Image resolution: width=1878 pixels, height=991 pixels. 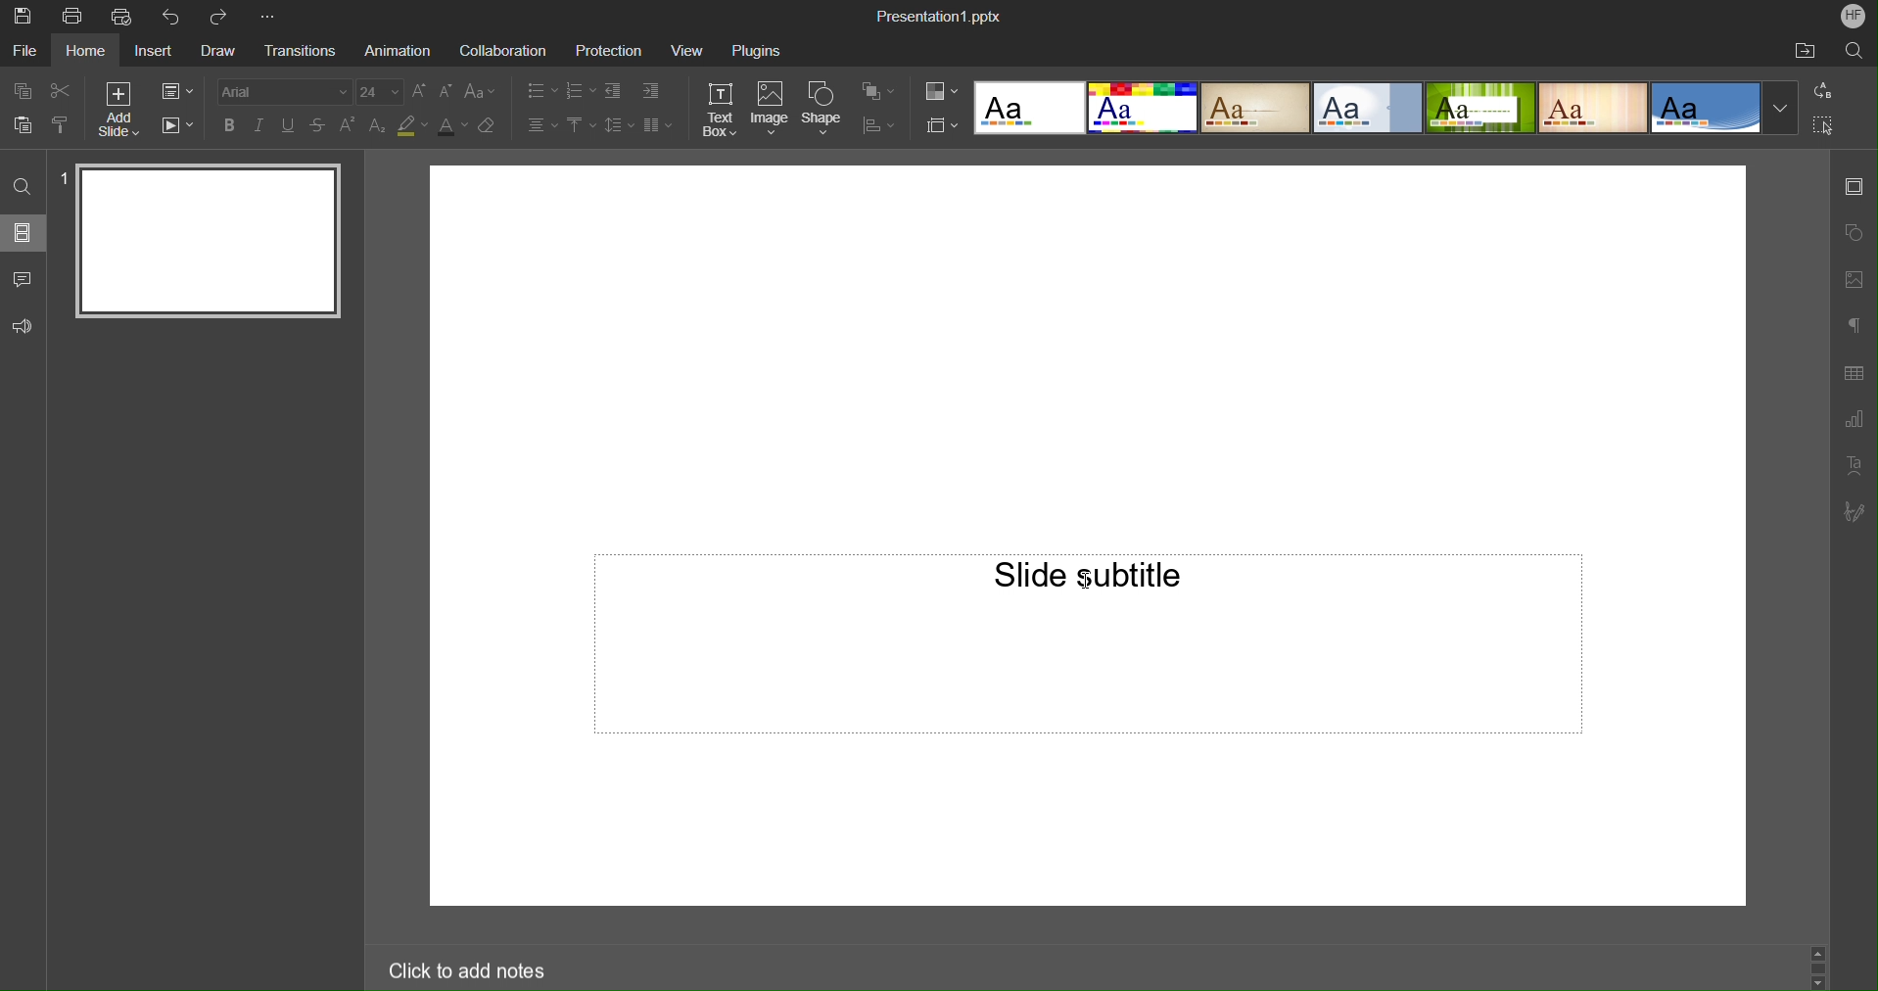 What do you see at coordinates (410, 127) in the screenshot?
I see `Highlight` at bounding box center [410, 127].